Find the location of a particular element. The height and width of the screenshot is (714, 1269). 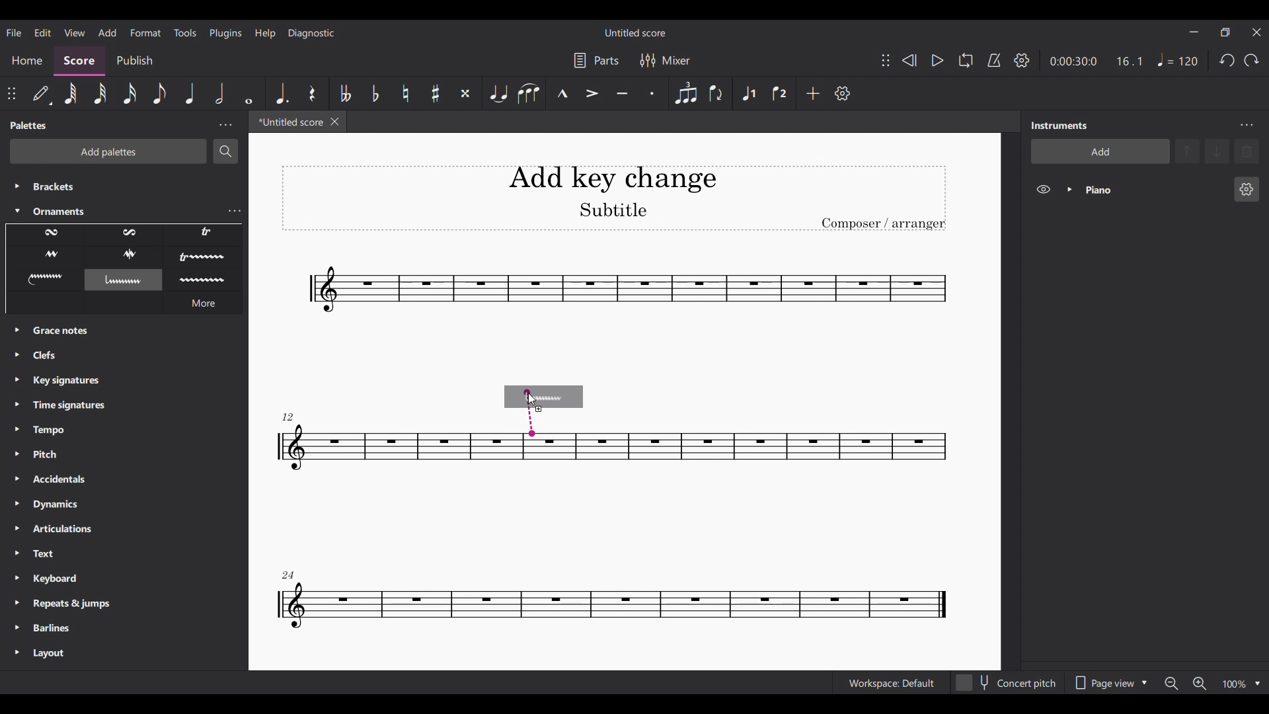

Quarter note is located at coordinates (1178, 59).